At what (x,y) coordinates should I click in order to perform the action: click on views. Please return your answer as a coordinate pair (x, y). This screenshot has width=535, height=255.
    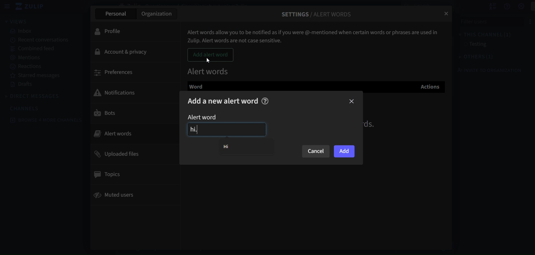
    Looking at the image, I should click on (20, 21).